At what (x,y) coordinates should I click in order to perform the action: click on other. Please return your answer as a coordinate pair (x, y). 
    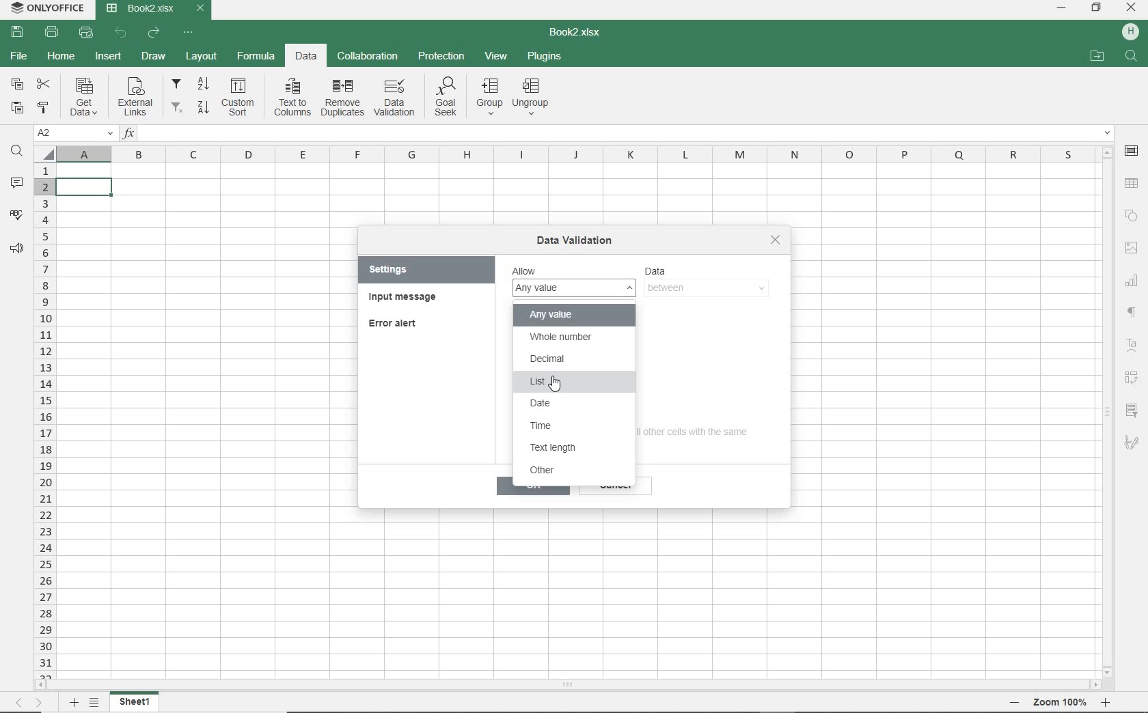
    Looking at the image, I should click on (547, 471).